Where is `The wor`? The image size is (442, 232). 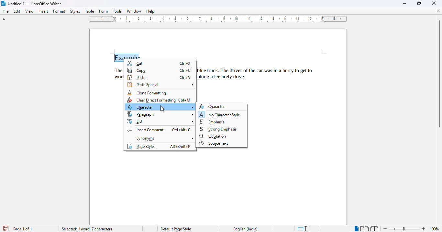
The wor is located at coordinates (115, 73).